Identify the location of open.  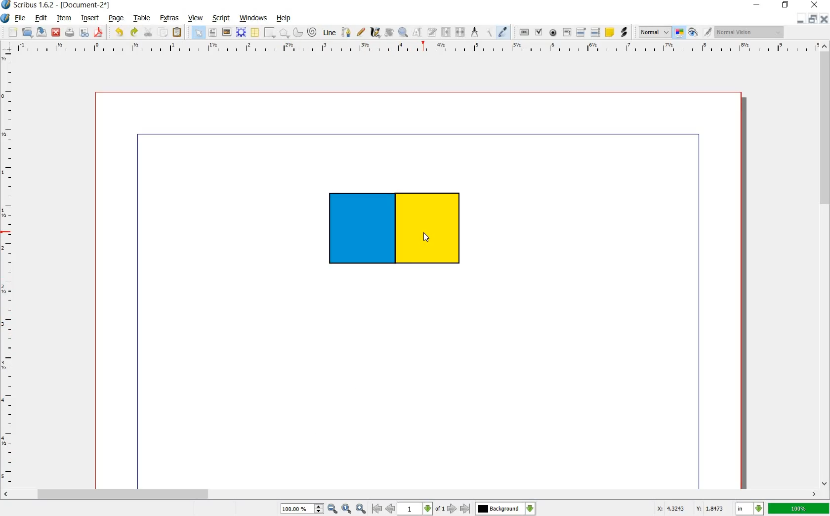
(27, 32).